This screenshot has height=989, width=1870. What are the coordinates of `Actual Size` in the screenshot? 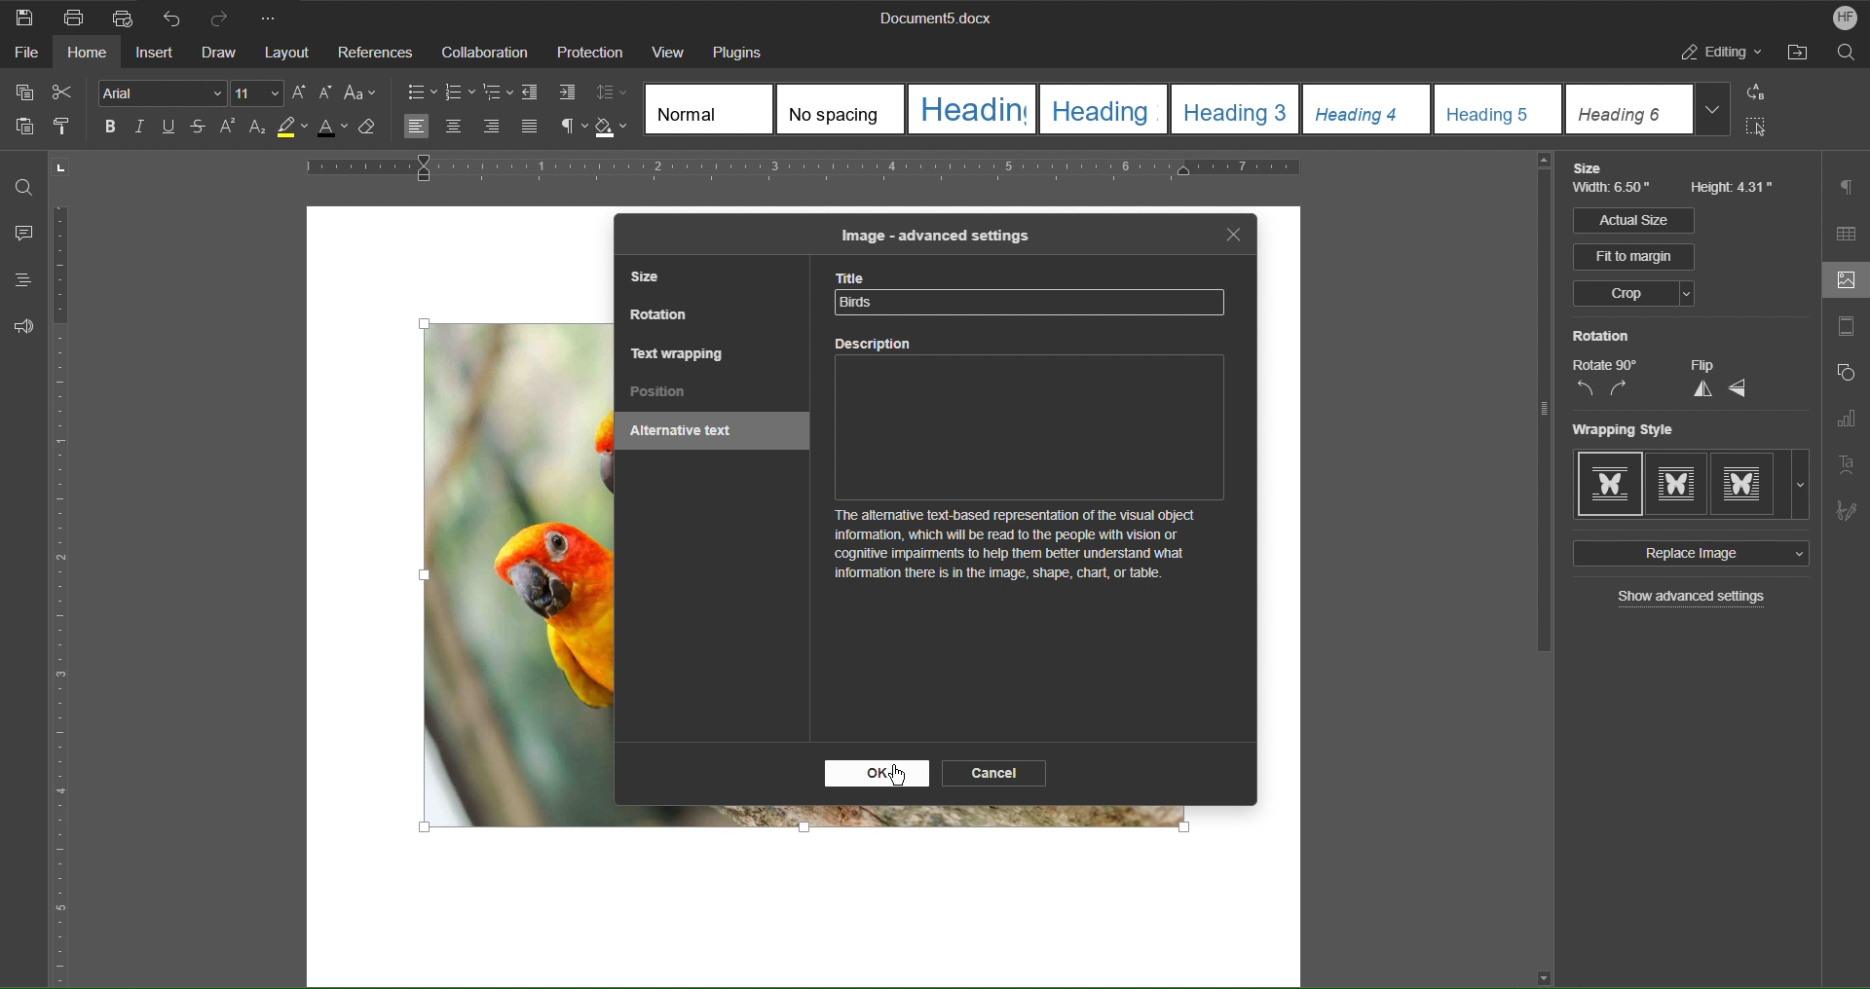 It's located at (1632, 220).